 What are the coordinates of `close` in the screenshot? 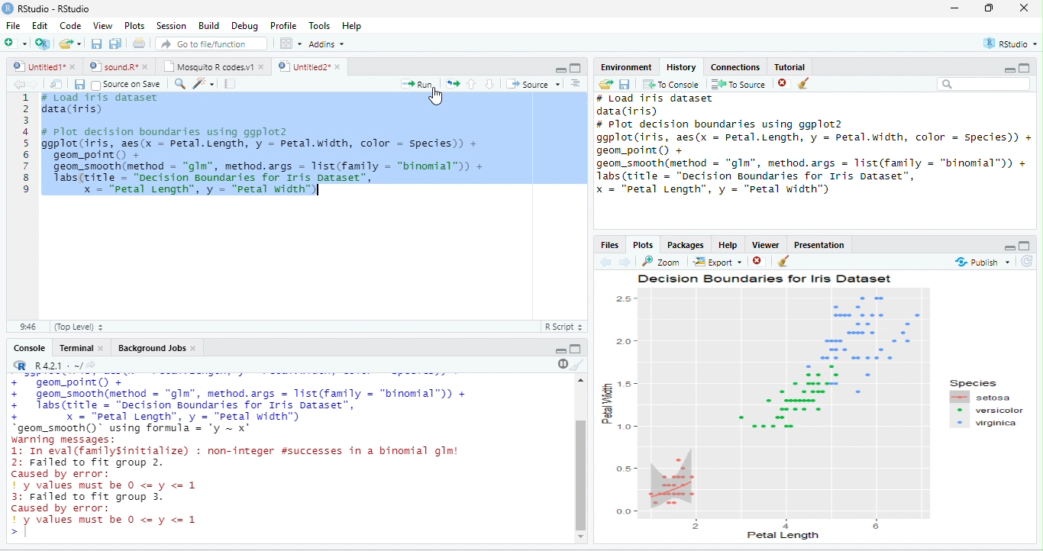 It's located at (194, 348).